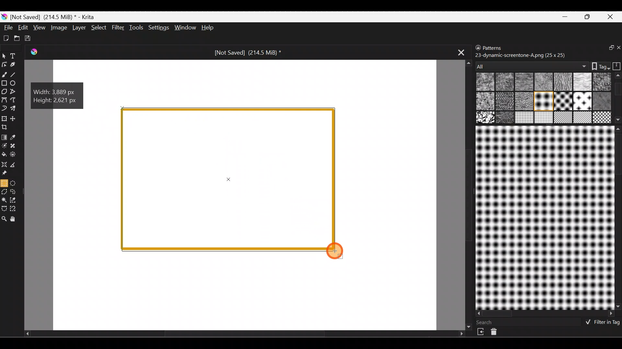 The height and width of the screenshot is (349, 622). Describe the element at coordinates (488, 322) in the screenshot. I see `Search` at that location.